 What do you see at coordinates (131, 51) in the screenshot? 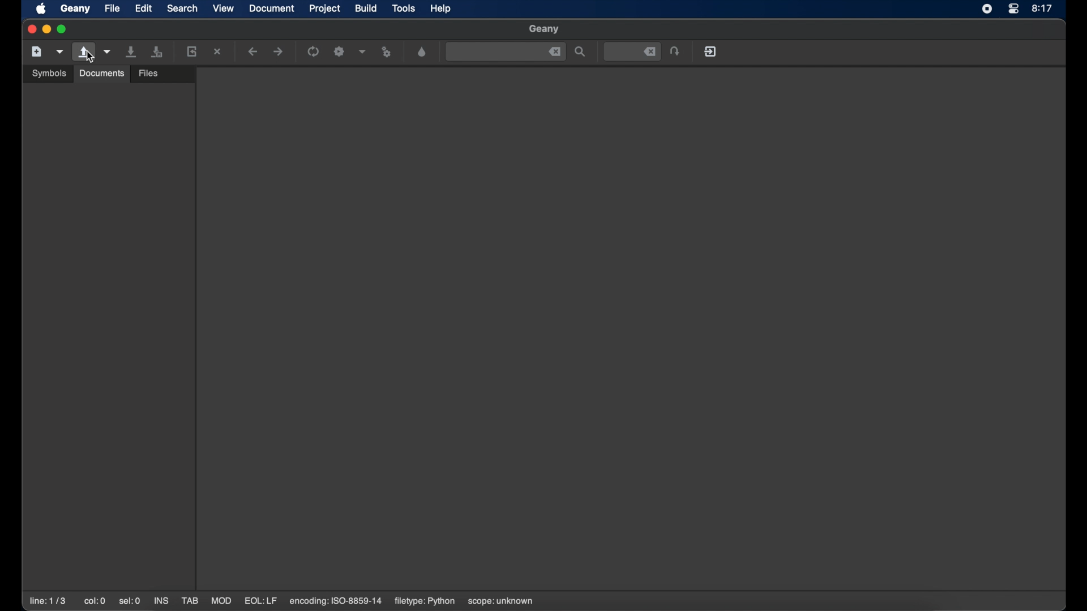
I see `save the current file` at bounding box center [131, 51].